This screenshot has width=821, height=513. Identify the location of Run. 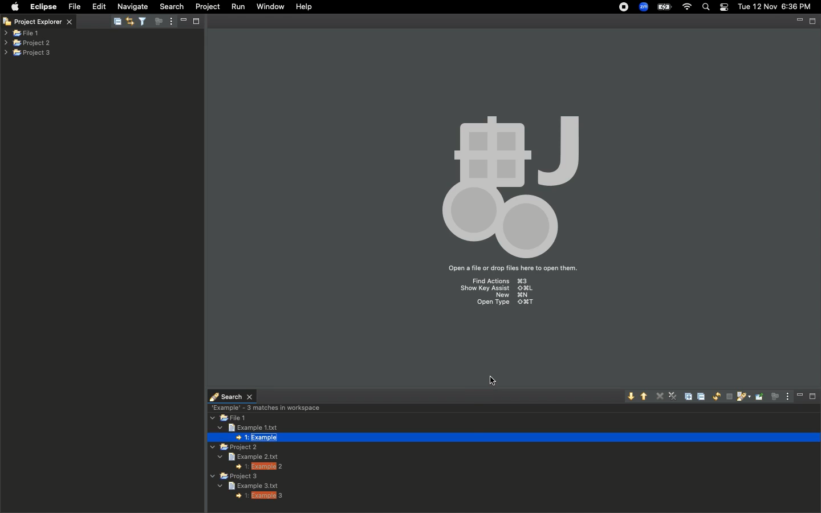
(239, 7).